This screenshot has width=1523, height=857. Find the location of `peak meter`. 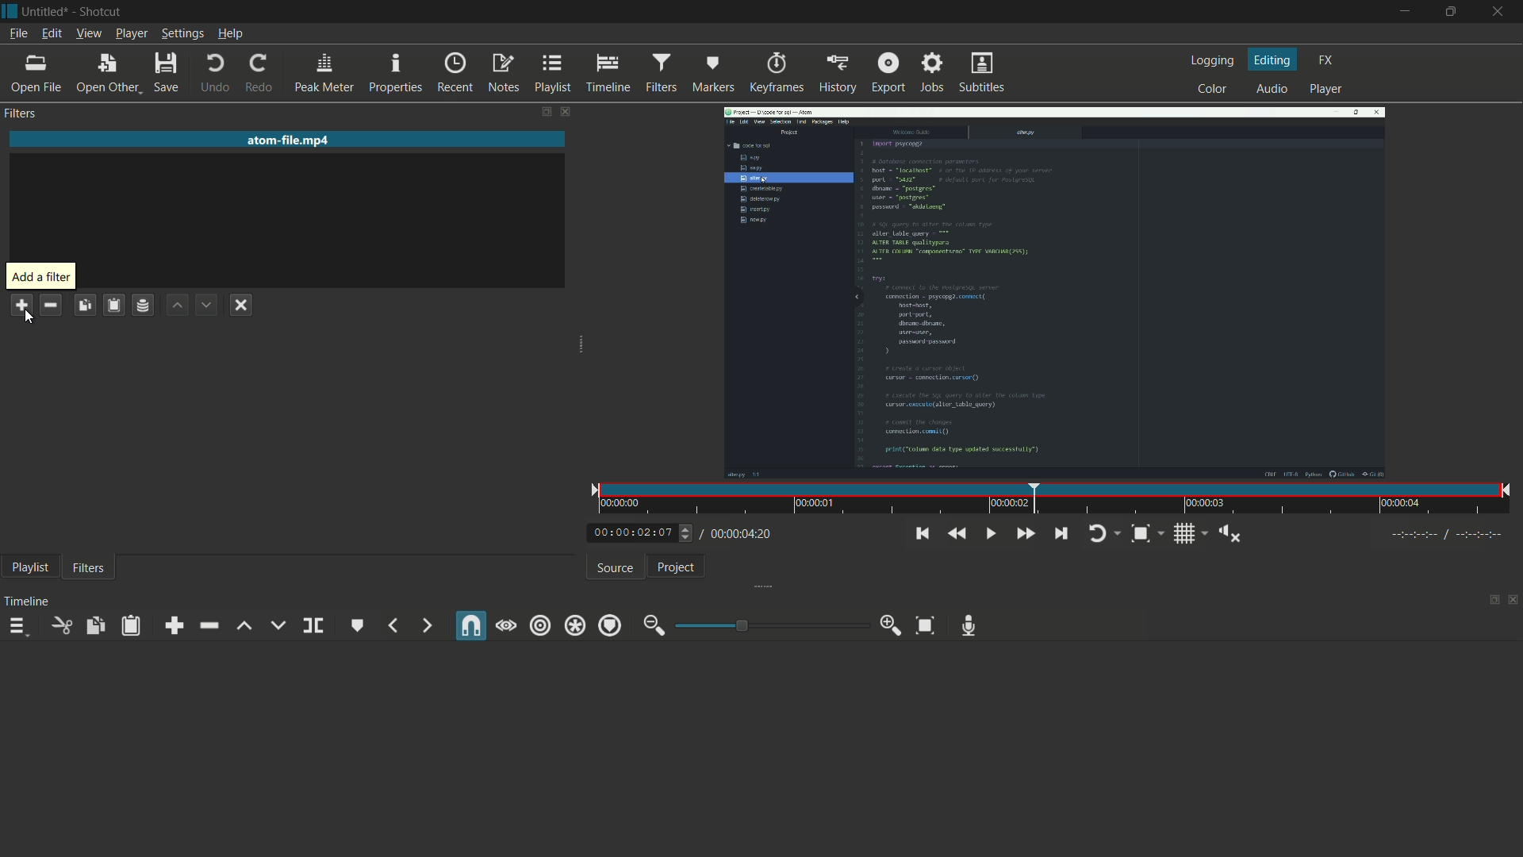

peak meter is located at coordinates (323, 74).